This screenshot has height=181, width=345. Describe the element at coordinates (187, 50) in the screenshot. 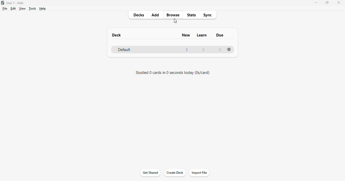

I see `3` at that location.